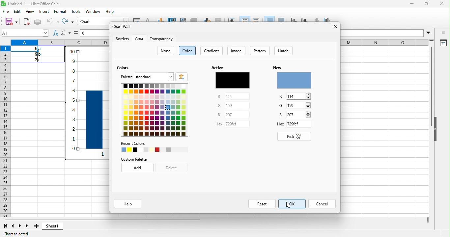 This screenshot has width=450, height=237. I want to click on 297, so click(229, 115).